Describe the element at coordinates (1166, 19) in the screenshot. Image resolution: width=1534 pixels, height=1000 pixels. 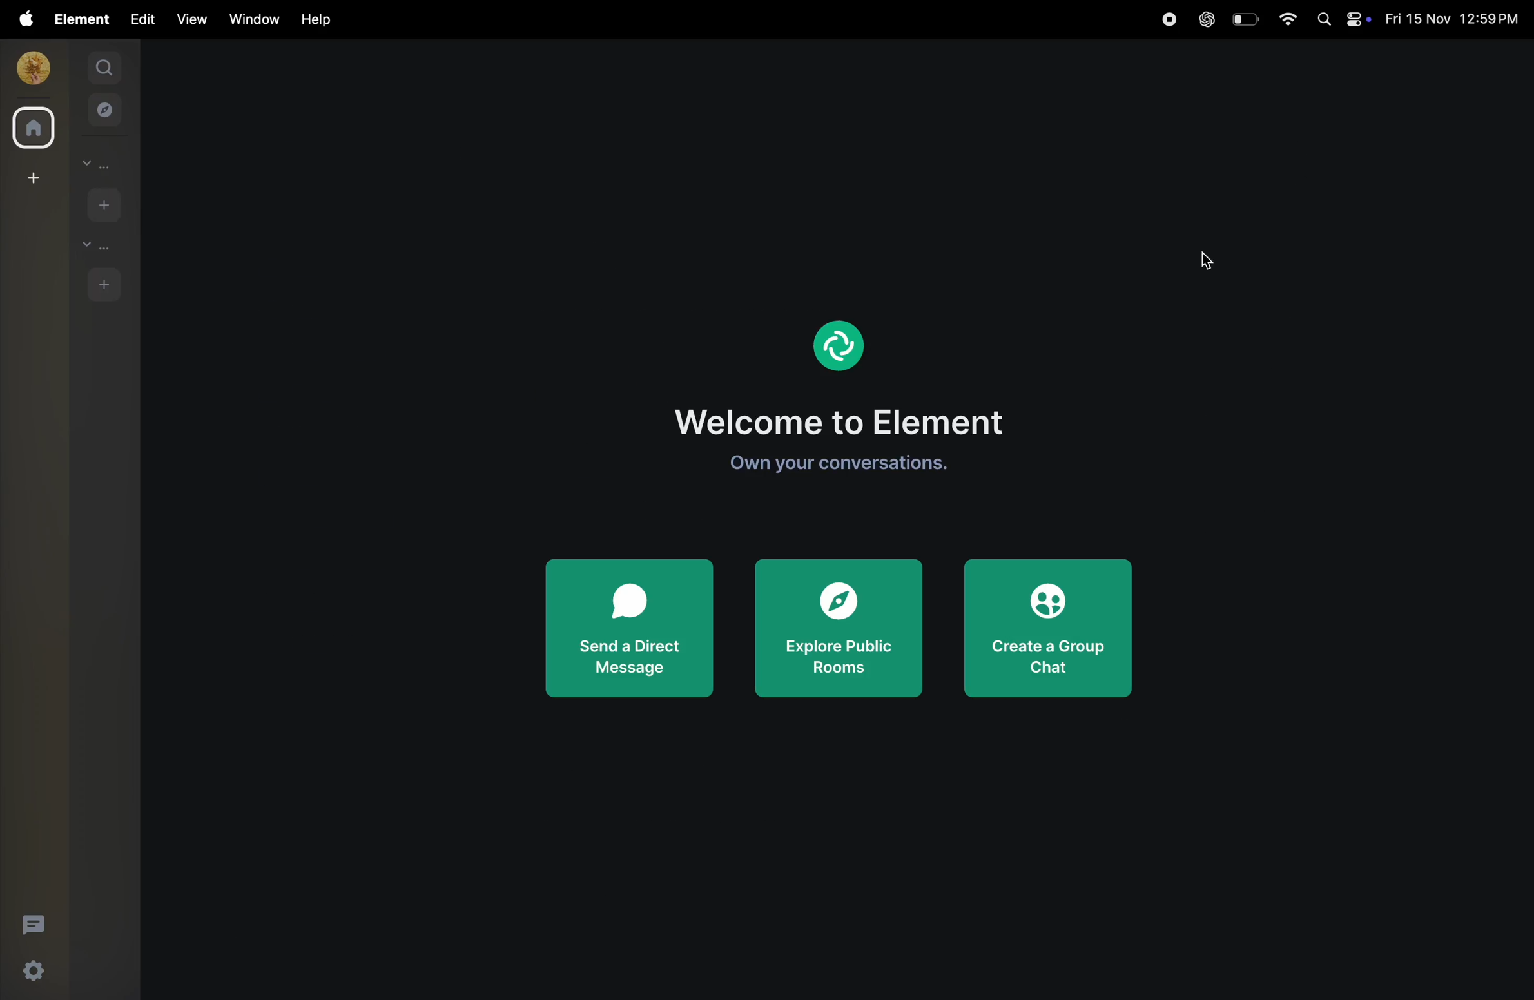
I see `record` at that location.